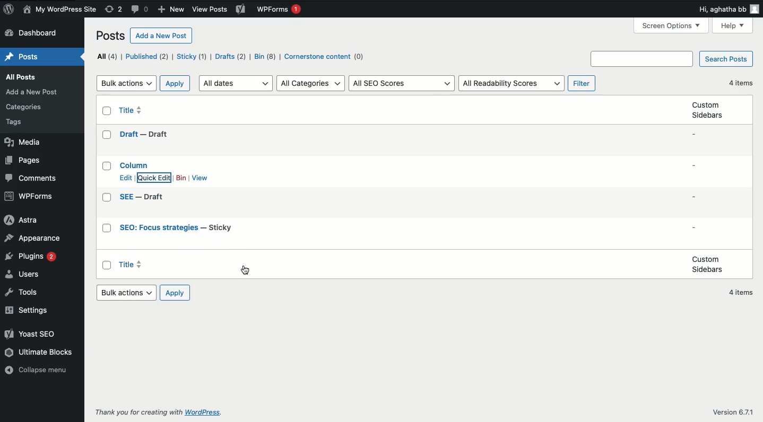  Describe the element at coordinates (23, 108) in the screenshot. I see `` at that location.